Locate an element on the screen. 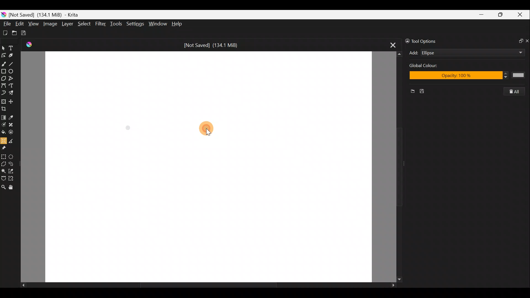  Opacity: 100% is located at coordinates (468, 76).